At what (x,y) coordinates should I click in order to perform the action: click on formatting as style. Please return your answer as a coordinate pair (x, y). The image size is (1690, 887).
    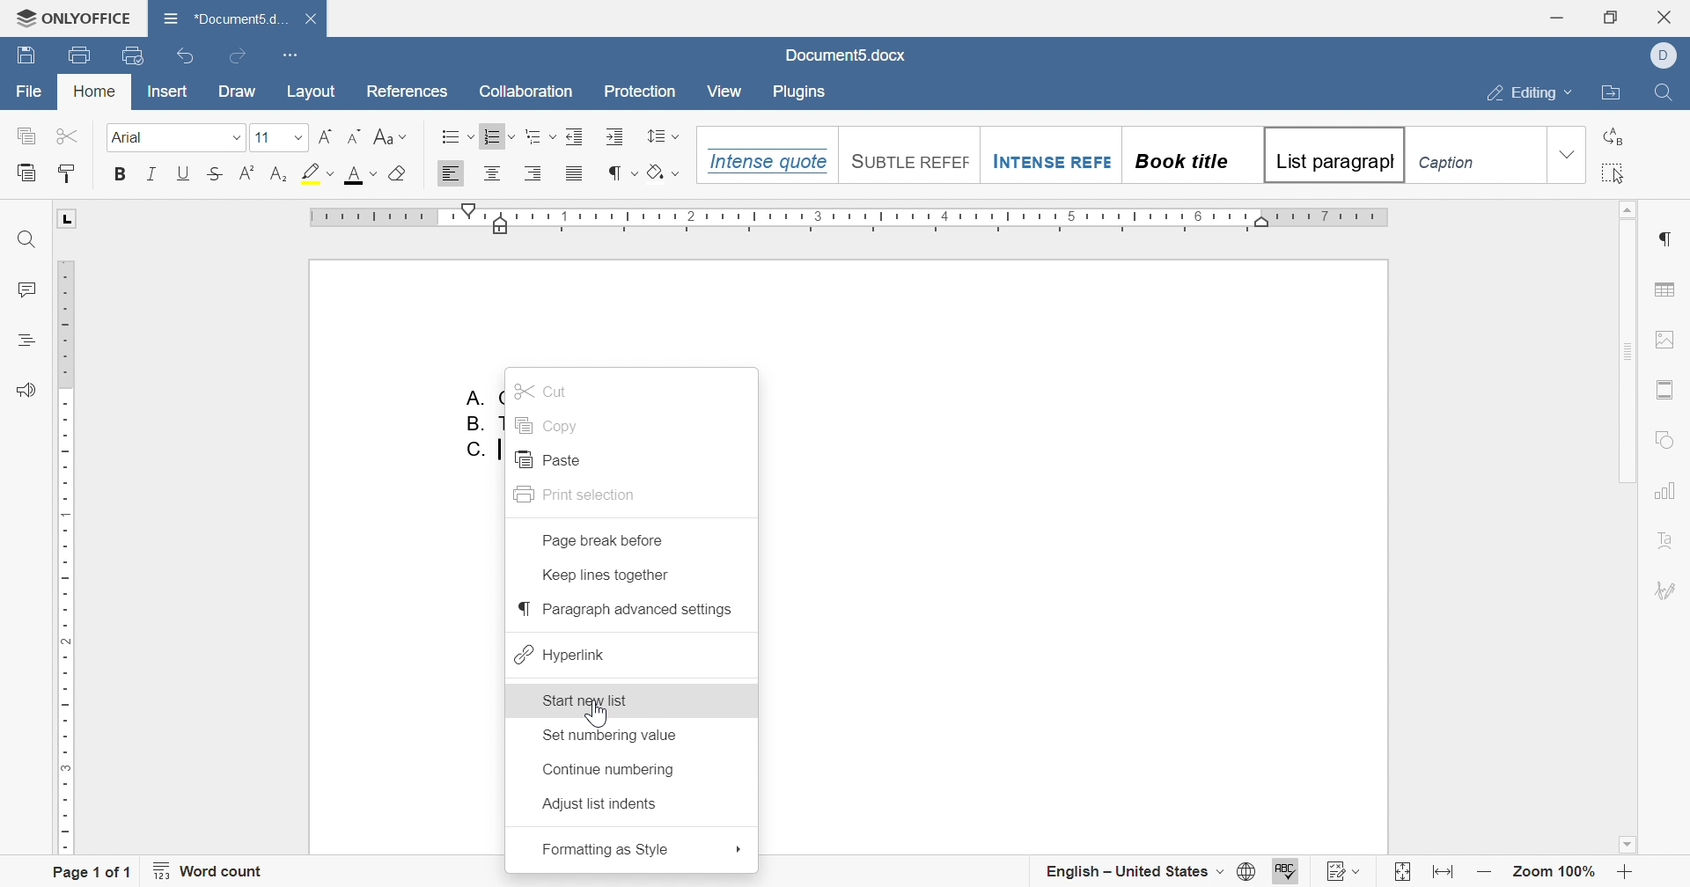
    Looking at the image, I should click on (606, 850).